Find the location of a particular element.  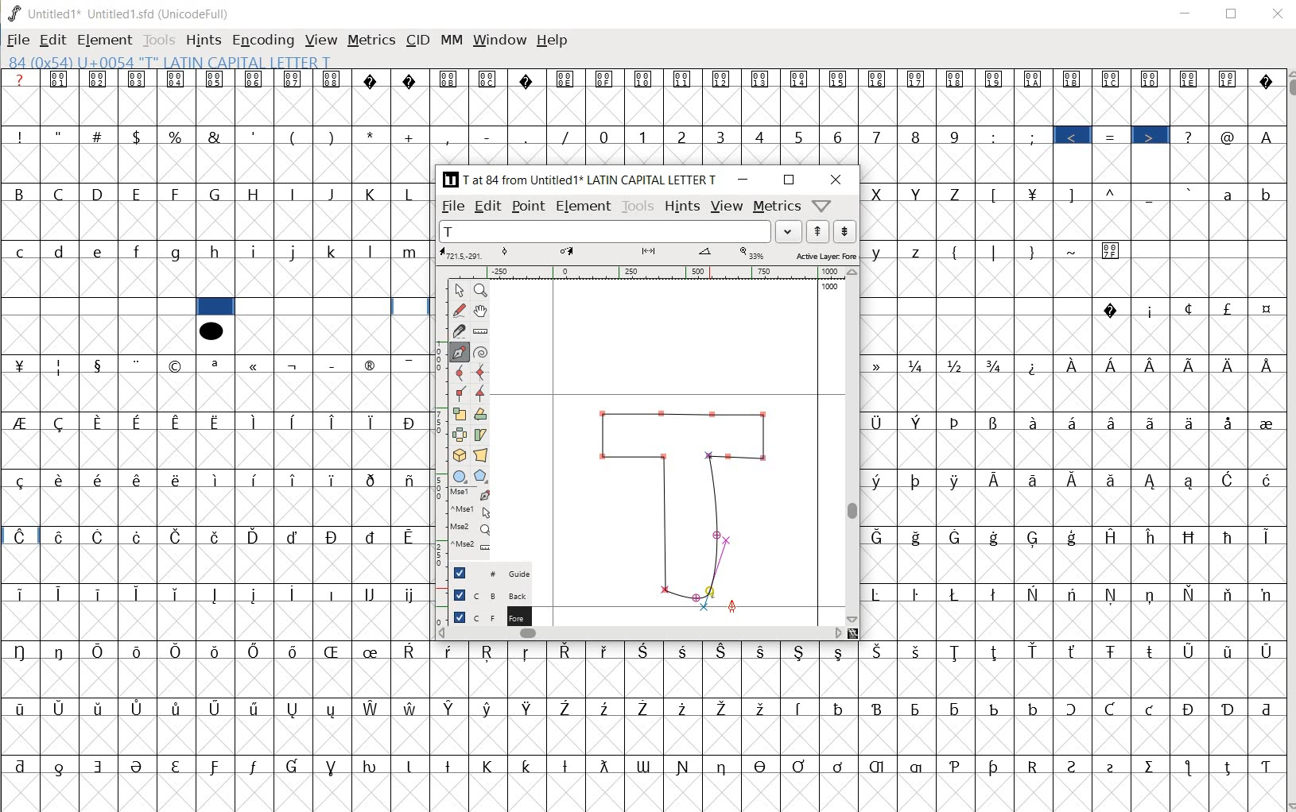

Symbol is located at coordinates (138, 766).